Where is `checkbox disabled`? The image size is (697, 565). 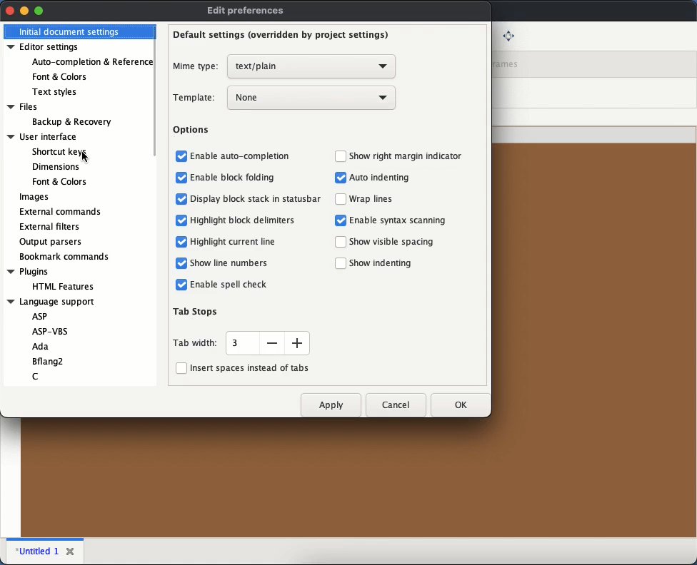 checkbox disabled is located at coordinates (341, 198).